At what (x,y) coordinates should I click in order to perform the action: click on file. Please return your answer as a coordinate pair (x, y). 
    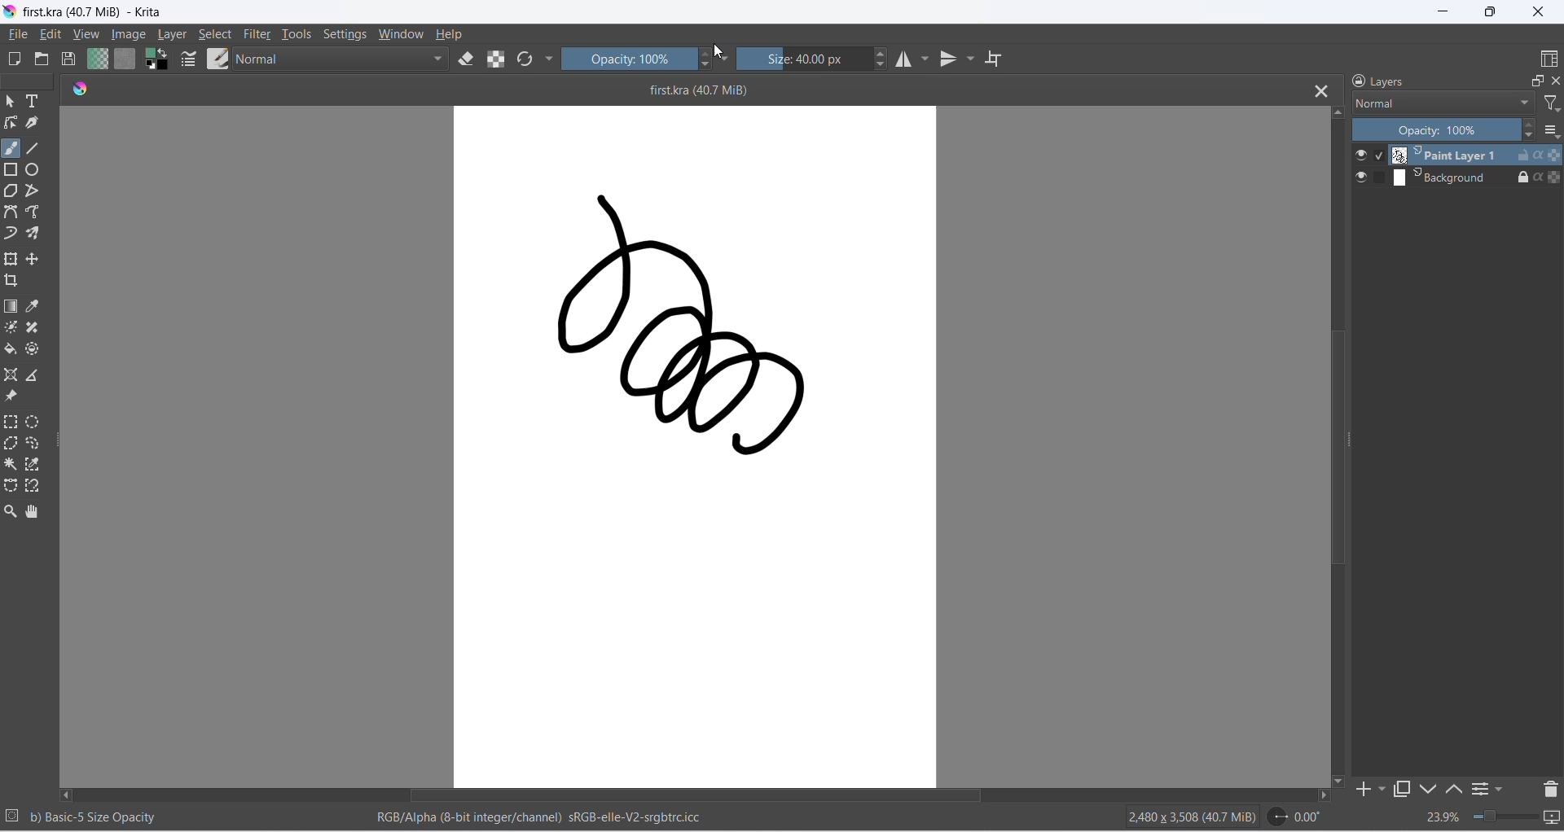
    Looking at the image, I should click on (17, 34).